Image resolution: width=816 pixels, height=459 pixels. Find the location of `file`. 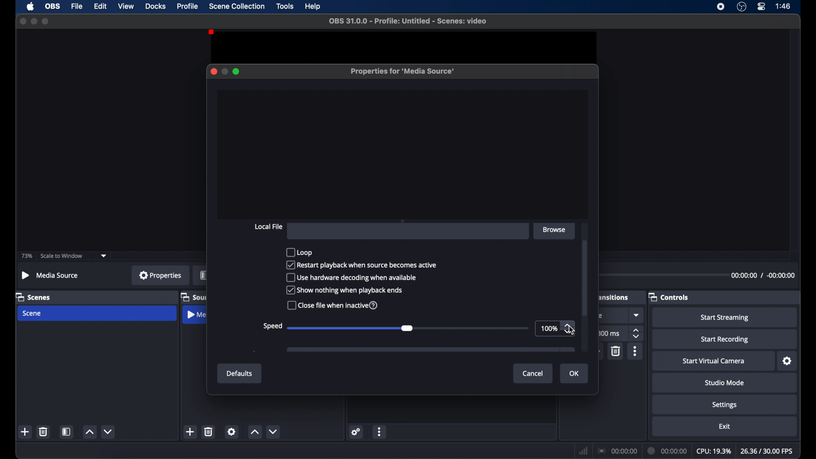

file is located at coordinates (77, 7).